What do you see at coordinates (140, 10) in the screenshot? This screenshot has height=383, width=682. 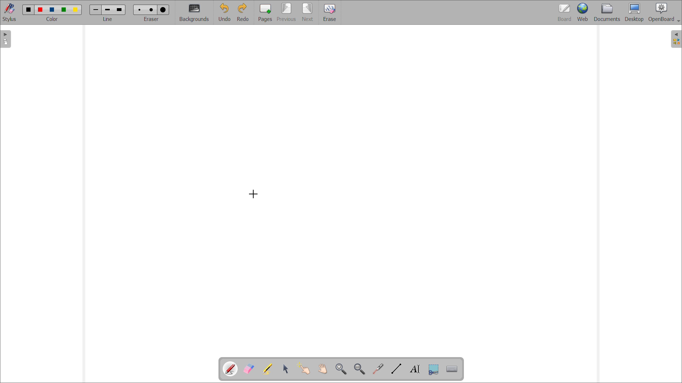 I see `Eraser size` at bounding box center [140, 10].